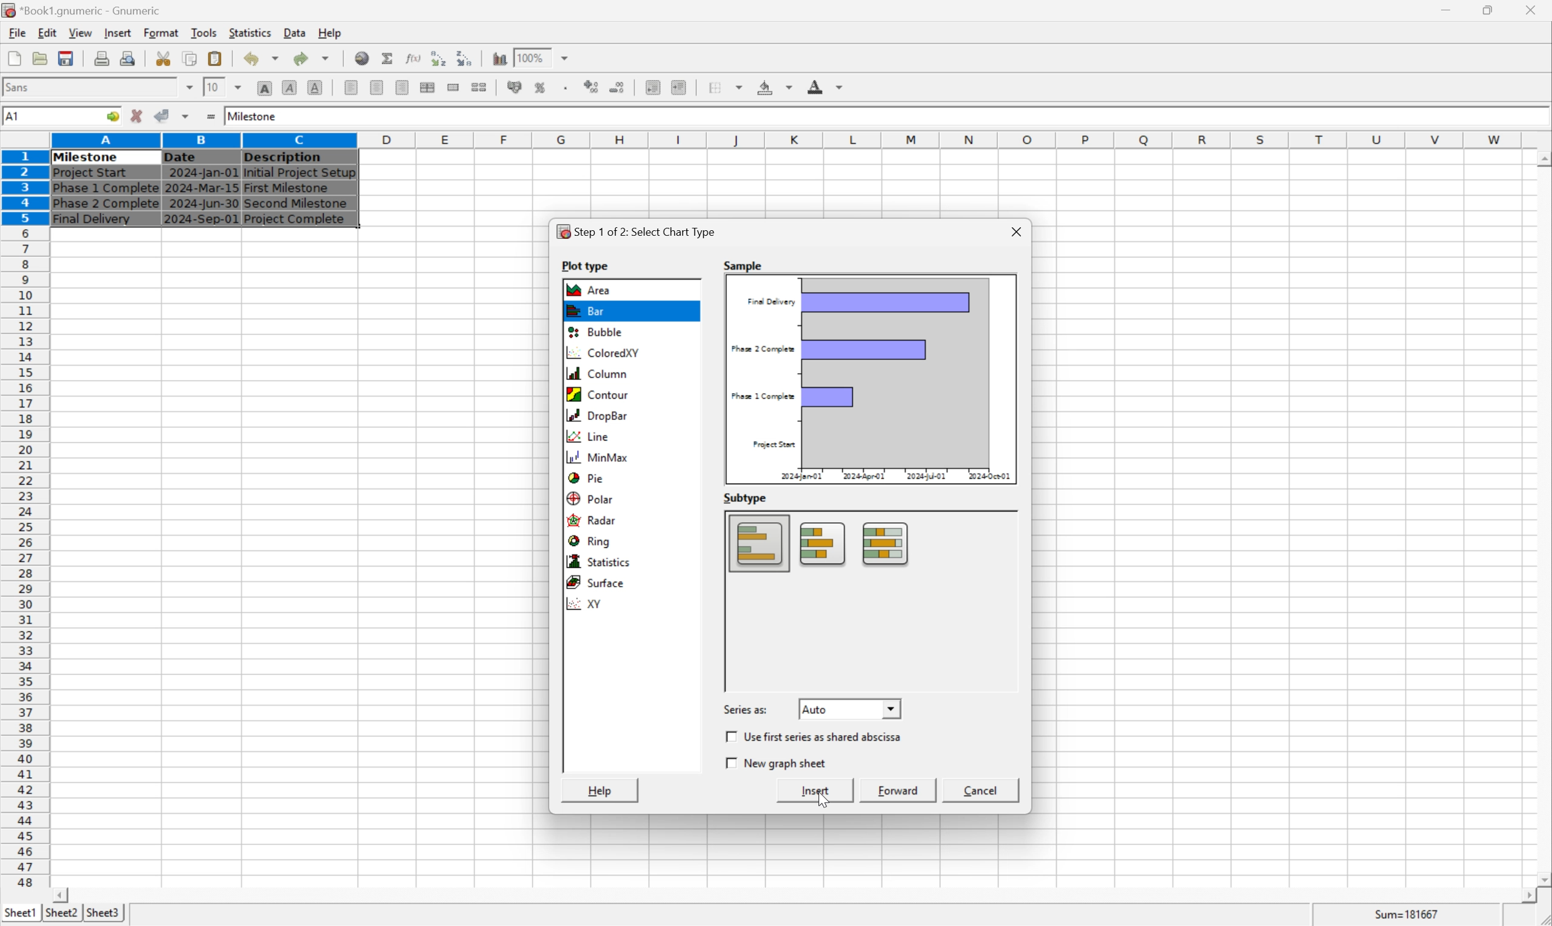  What do you see at coordinates (253, 114) in the screenshot?
I see `Milestone` at bounding box center [253, 114].